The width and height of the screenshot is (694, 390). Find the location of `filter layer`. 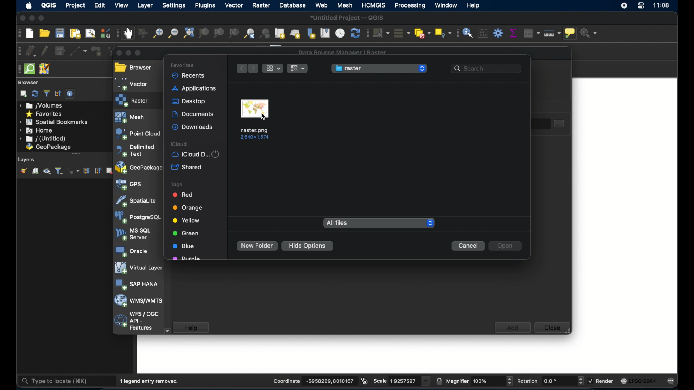

filter layer is located at coordinates (59, 171).